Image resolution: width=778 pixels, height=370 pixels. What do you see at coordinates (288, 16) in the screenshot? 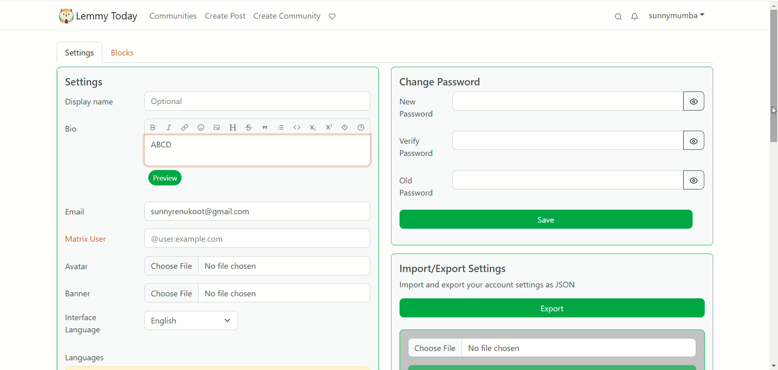
I see `create community` at bounding box center [288, 16].